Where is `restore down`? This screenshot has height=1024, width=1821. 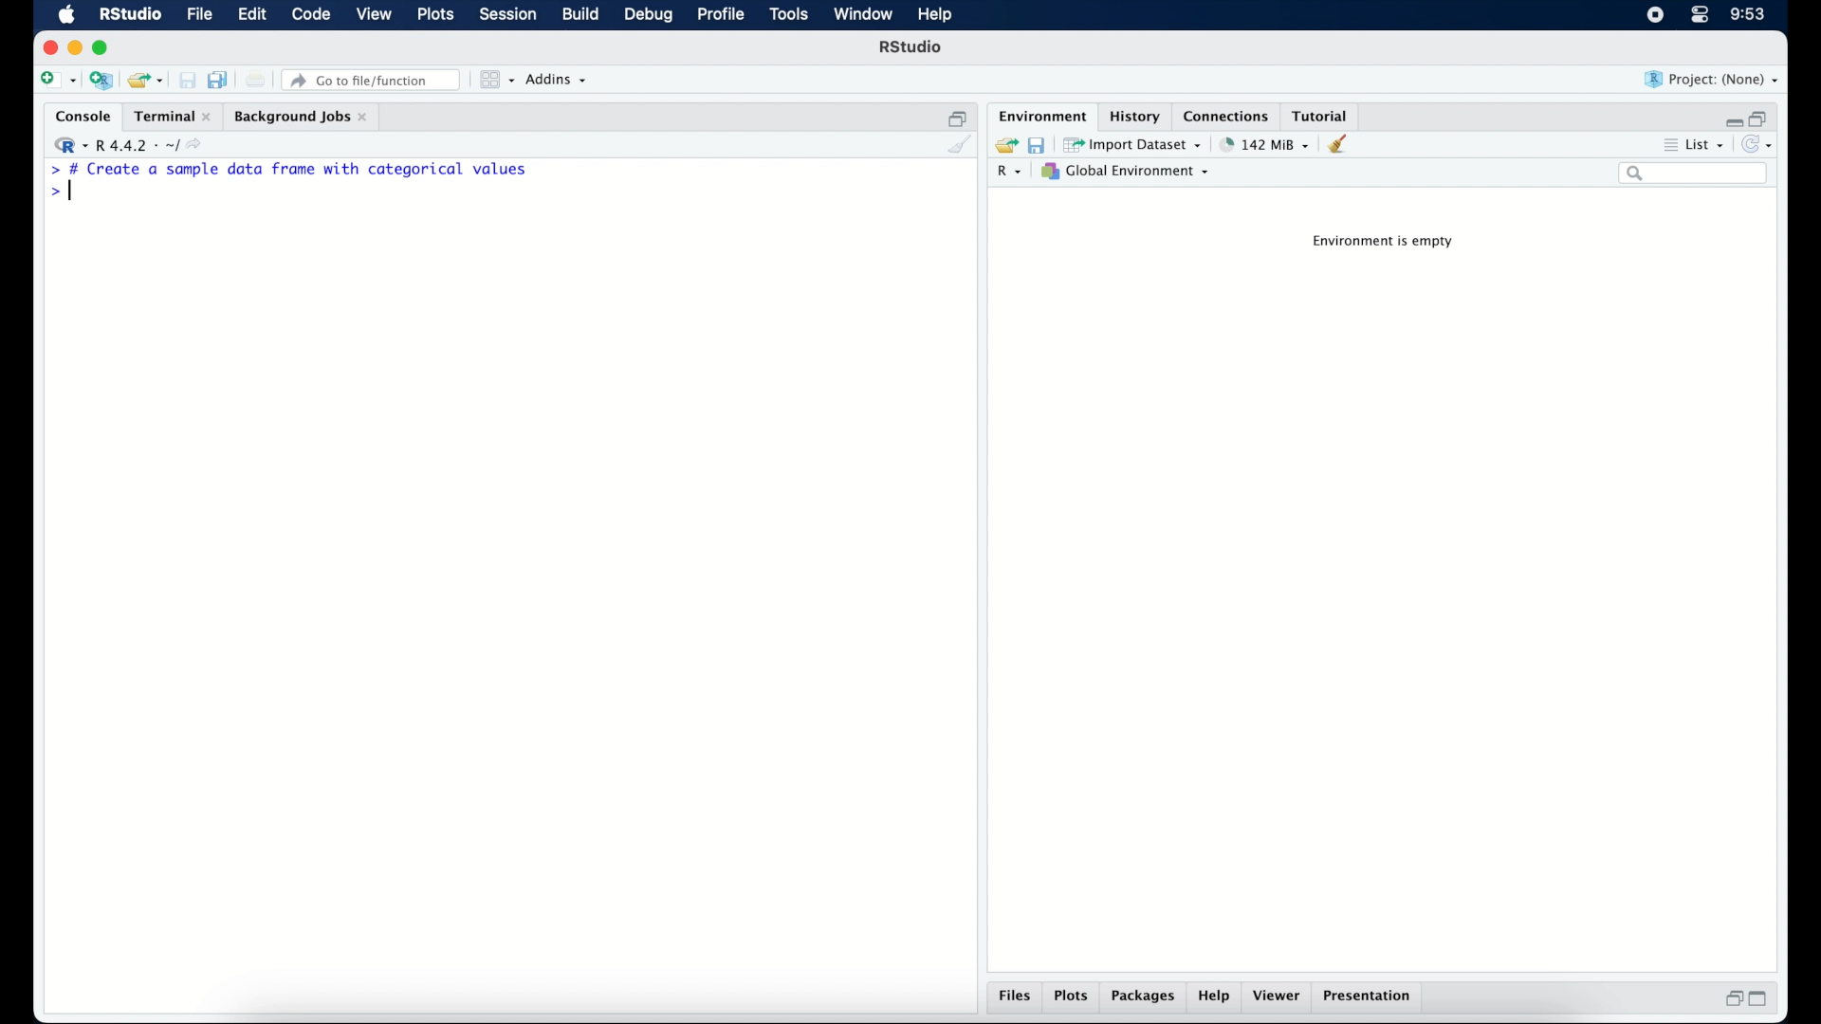 restore down is located at coordinates (1731, 998).